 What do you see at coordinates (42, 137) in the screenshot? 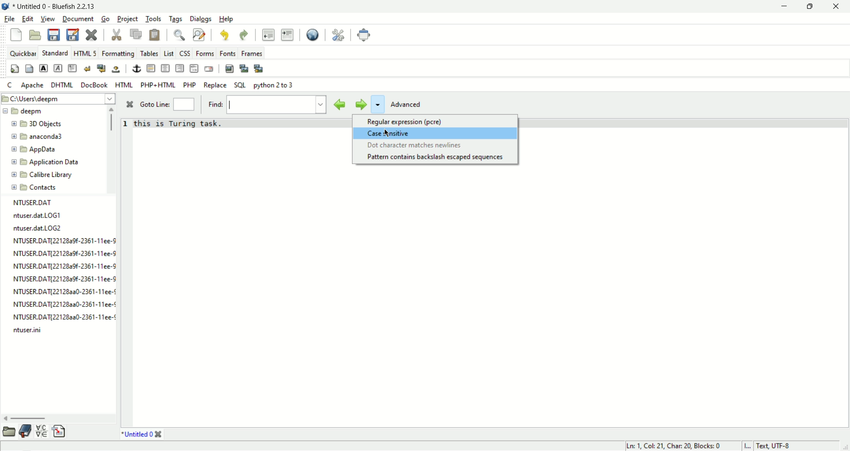
I see `anaconda3` at bounding box center [42, 137].